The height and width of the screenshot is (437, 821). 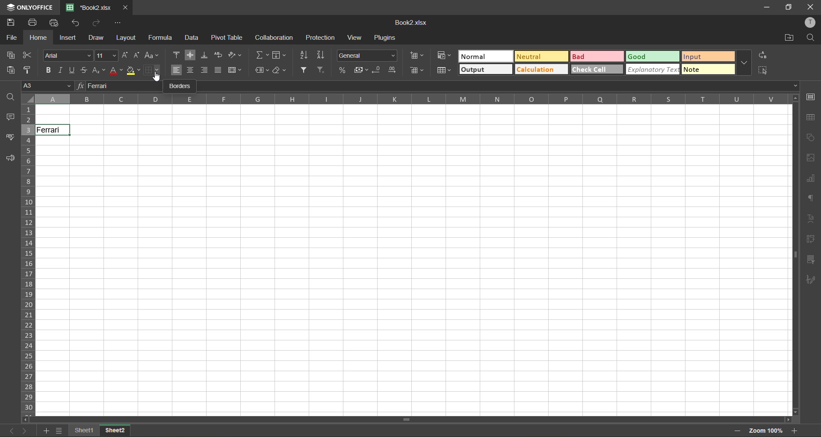 I want to click on decrease decimal, so click(x=375, y=69).